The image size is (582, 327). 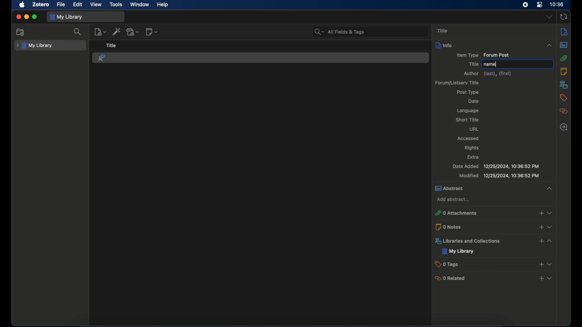 I want to click on screen recorder, so click(x=525, y=5).